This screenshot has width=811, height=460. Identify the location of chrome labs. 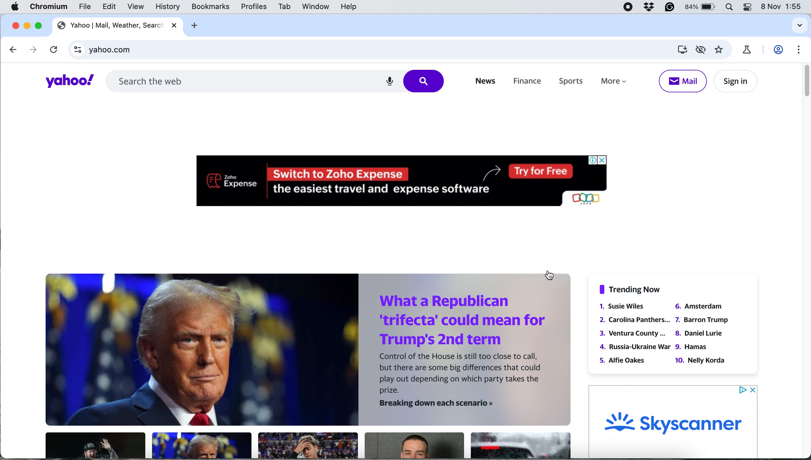
(749, 51).